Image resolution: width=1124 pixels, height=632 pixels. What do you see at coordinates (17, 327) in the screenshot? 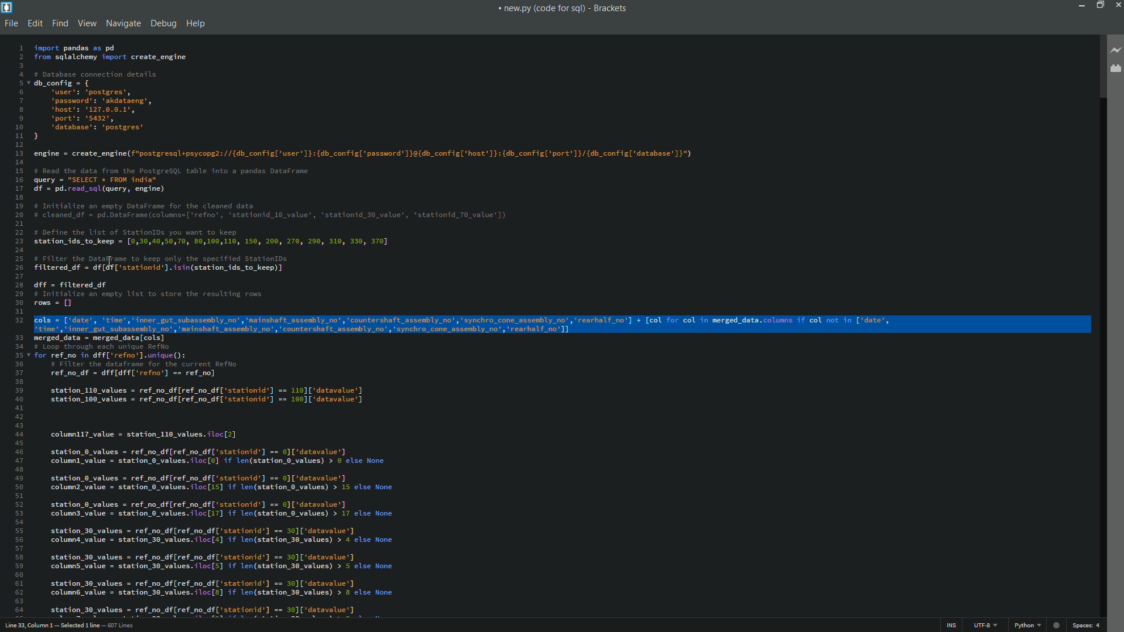
I see `line numbers` at bounding box center [17, 327].